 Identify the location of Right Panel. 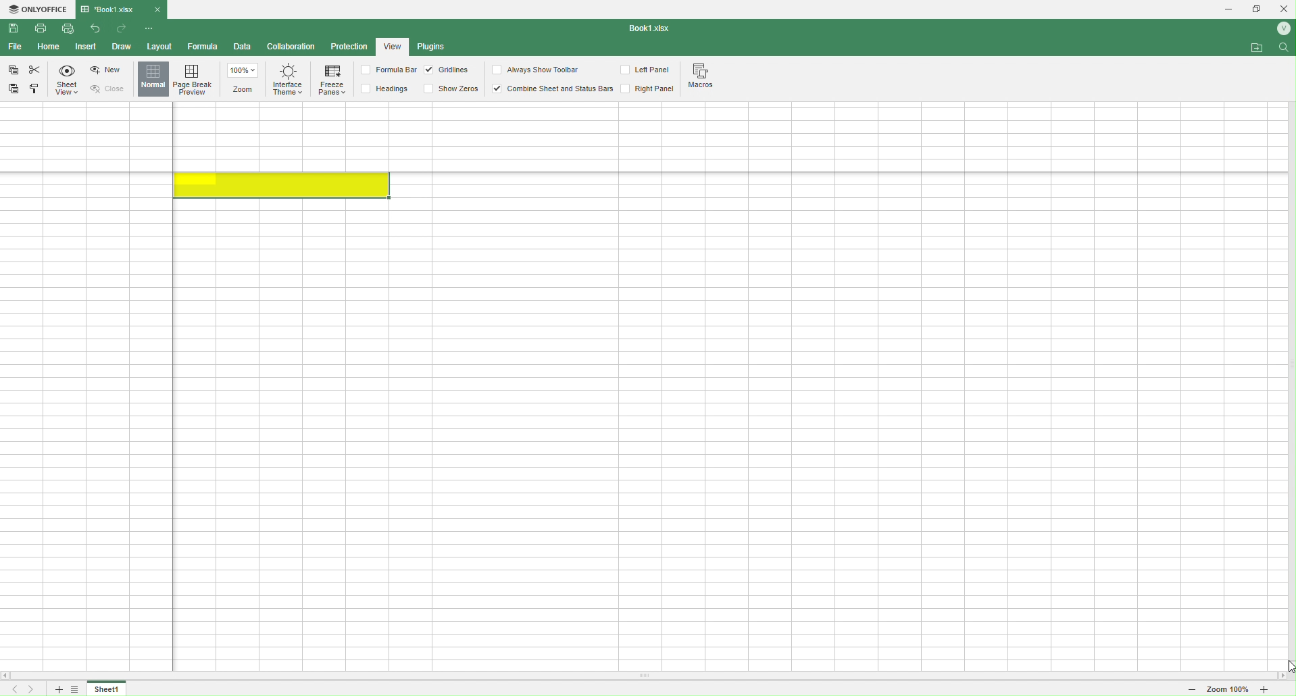
(656, 90).